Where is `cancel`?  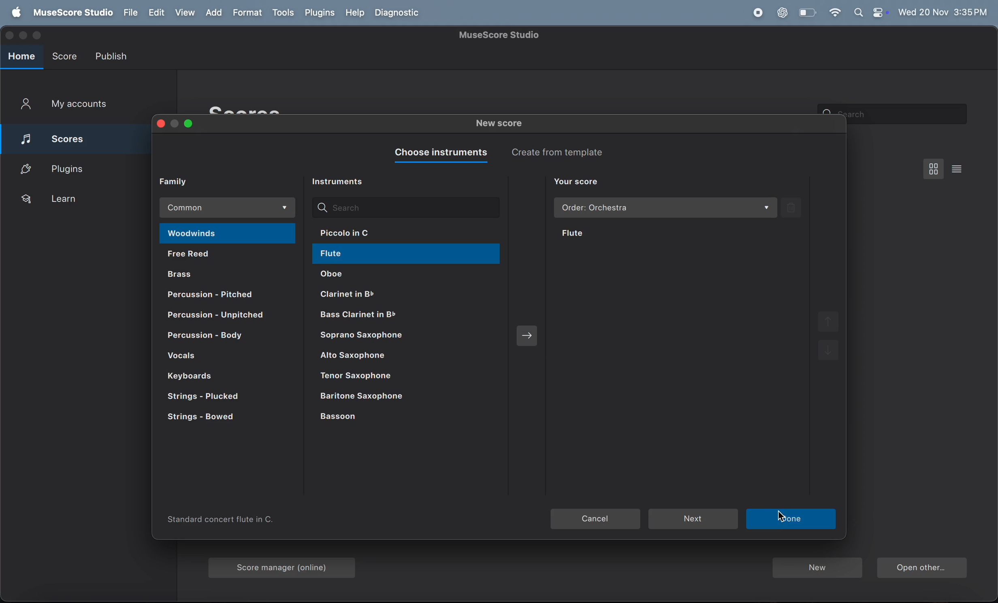
cancel is located at coordinates (596, 520).